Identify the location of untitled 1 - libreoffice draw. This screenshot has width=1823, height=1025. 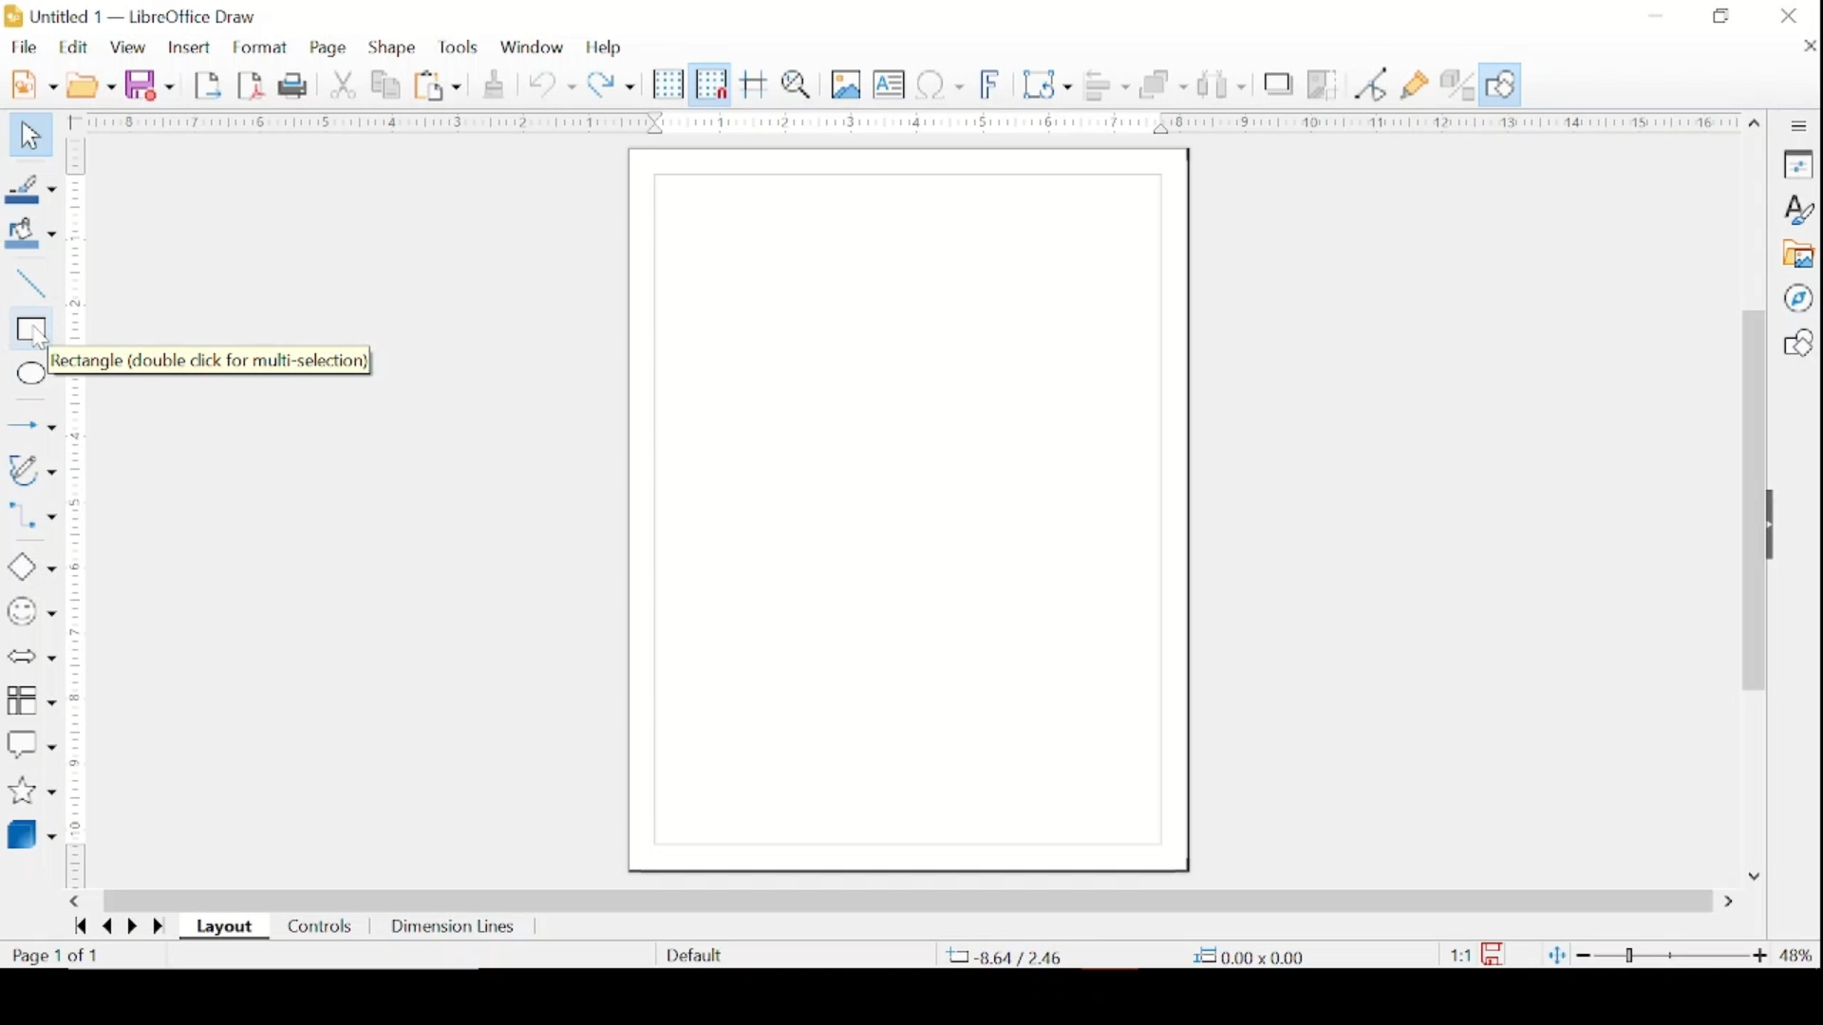
(134, 18).